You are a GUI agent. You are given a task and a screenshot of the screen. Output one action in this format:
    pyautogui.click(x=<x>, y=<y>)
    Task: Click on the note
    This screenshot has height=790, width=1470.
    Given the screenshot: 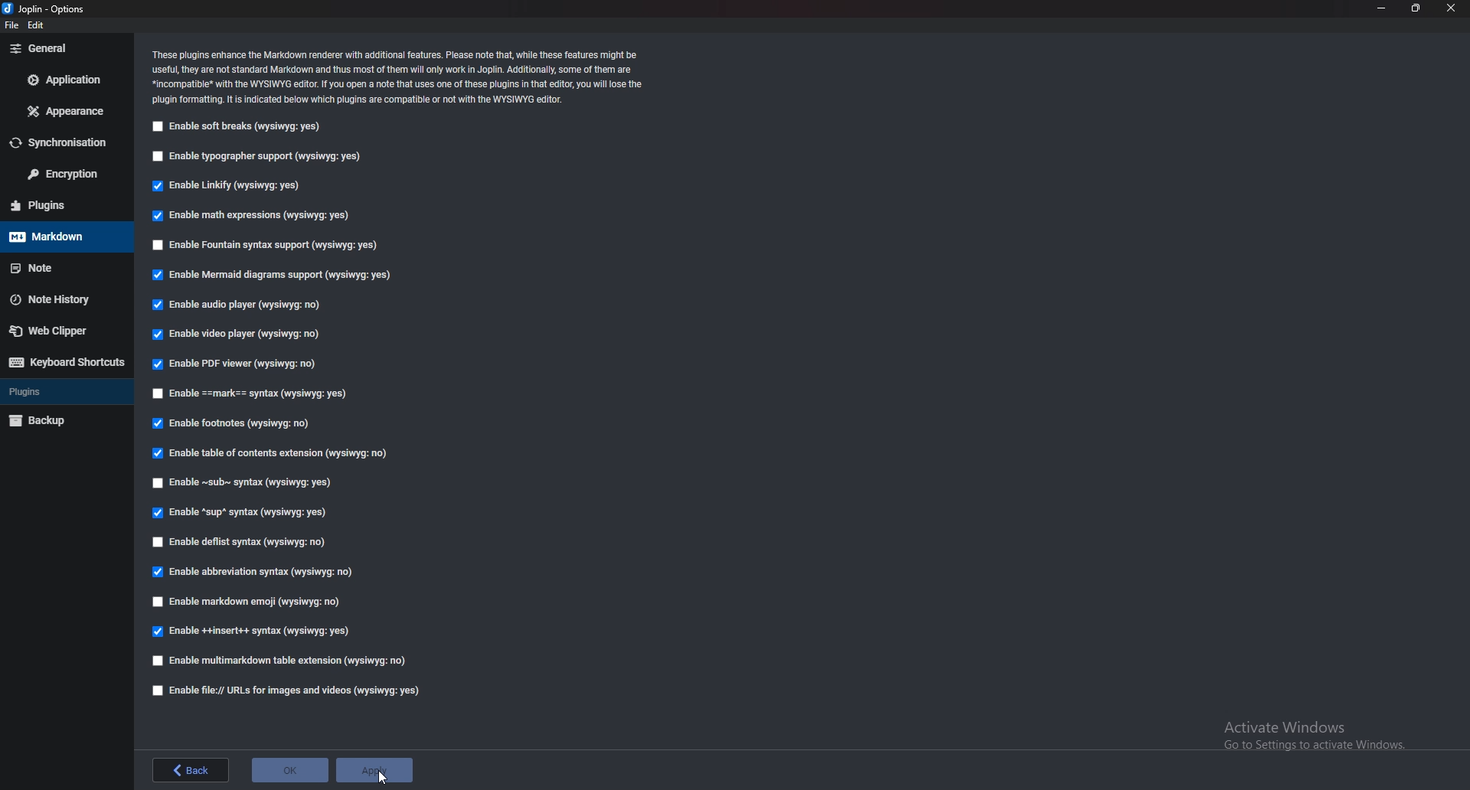 What is the action you would take?
    pyautogui.click(x=63, y=267)
    